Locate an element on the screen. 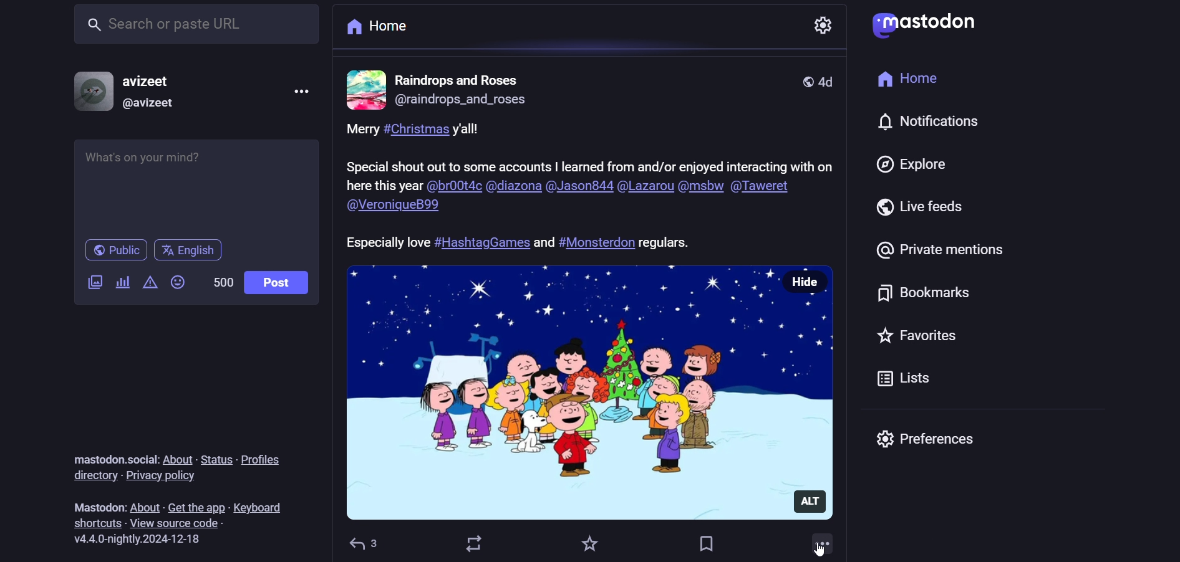  content warning is located at coordinates (151, 282).